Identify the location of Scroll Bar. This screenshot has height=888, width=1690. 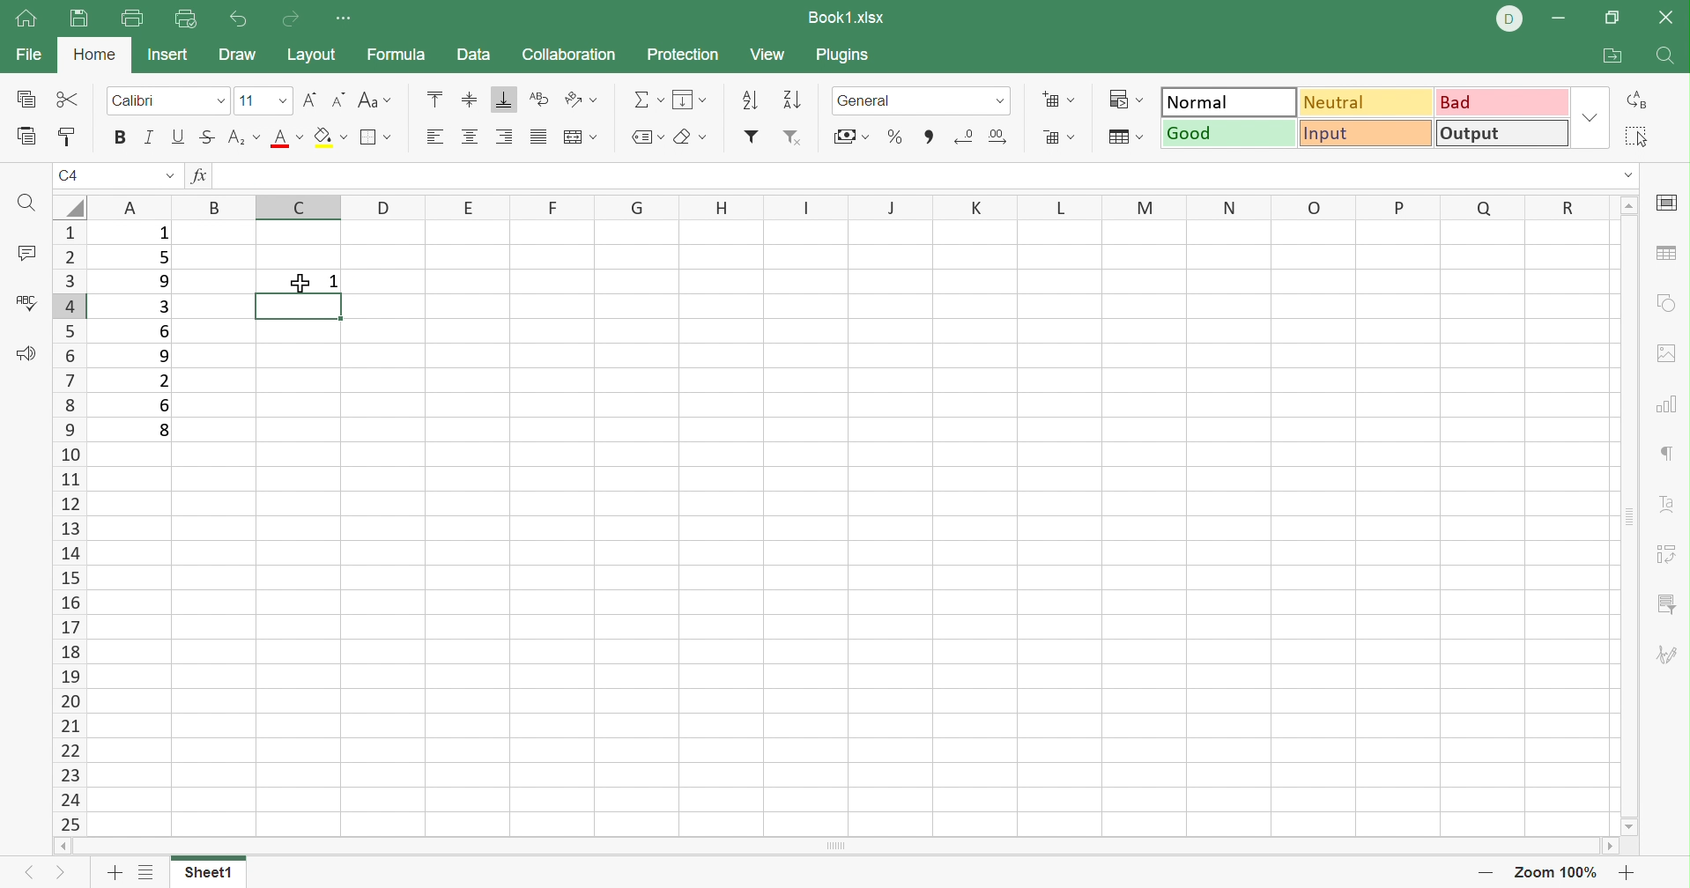
(832, 847).